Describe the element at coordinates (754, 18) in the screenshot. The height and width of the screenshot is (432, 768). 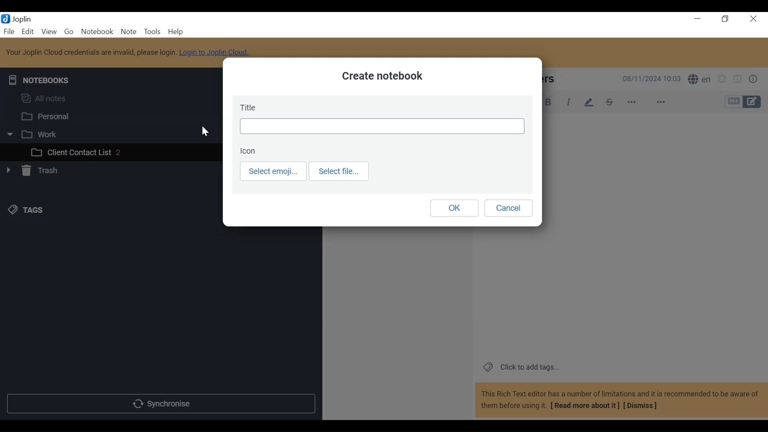
I see `Close` at that location.